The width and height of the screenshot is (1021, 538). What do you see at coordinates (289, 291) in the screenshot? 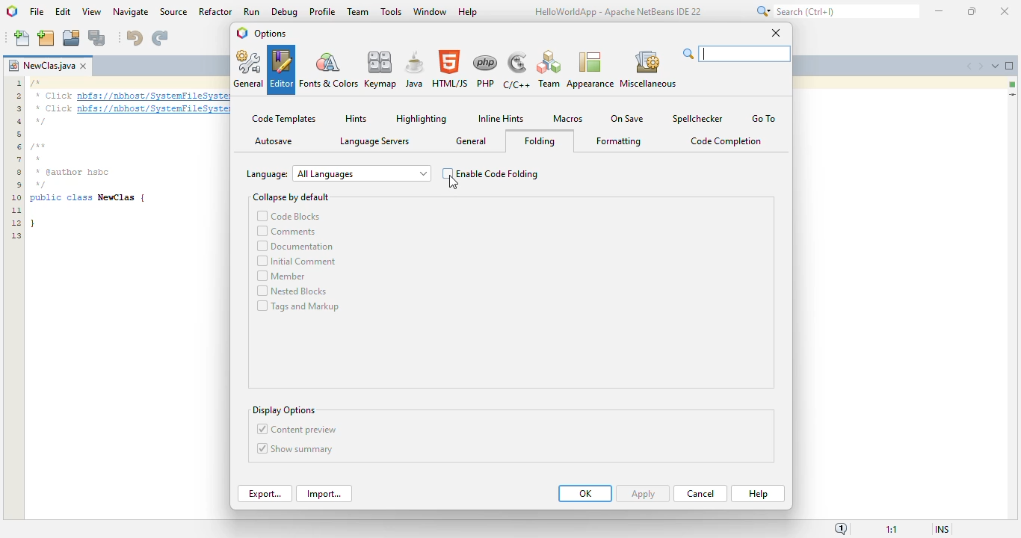
I see `nested blocks` at bounding box center [289, 291].